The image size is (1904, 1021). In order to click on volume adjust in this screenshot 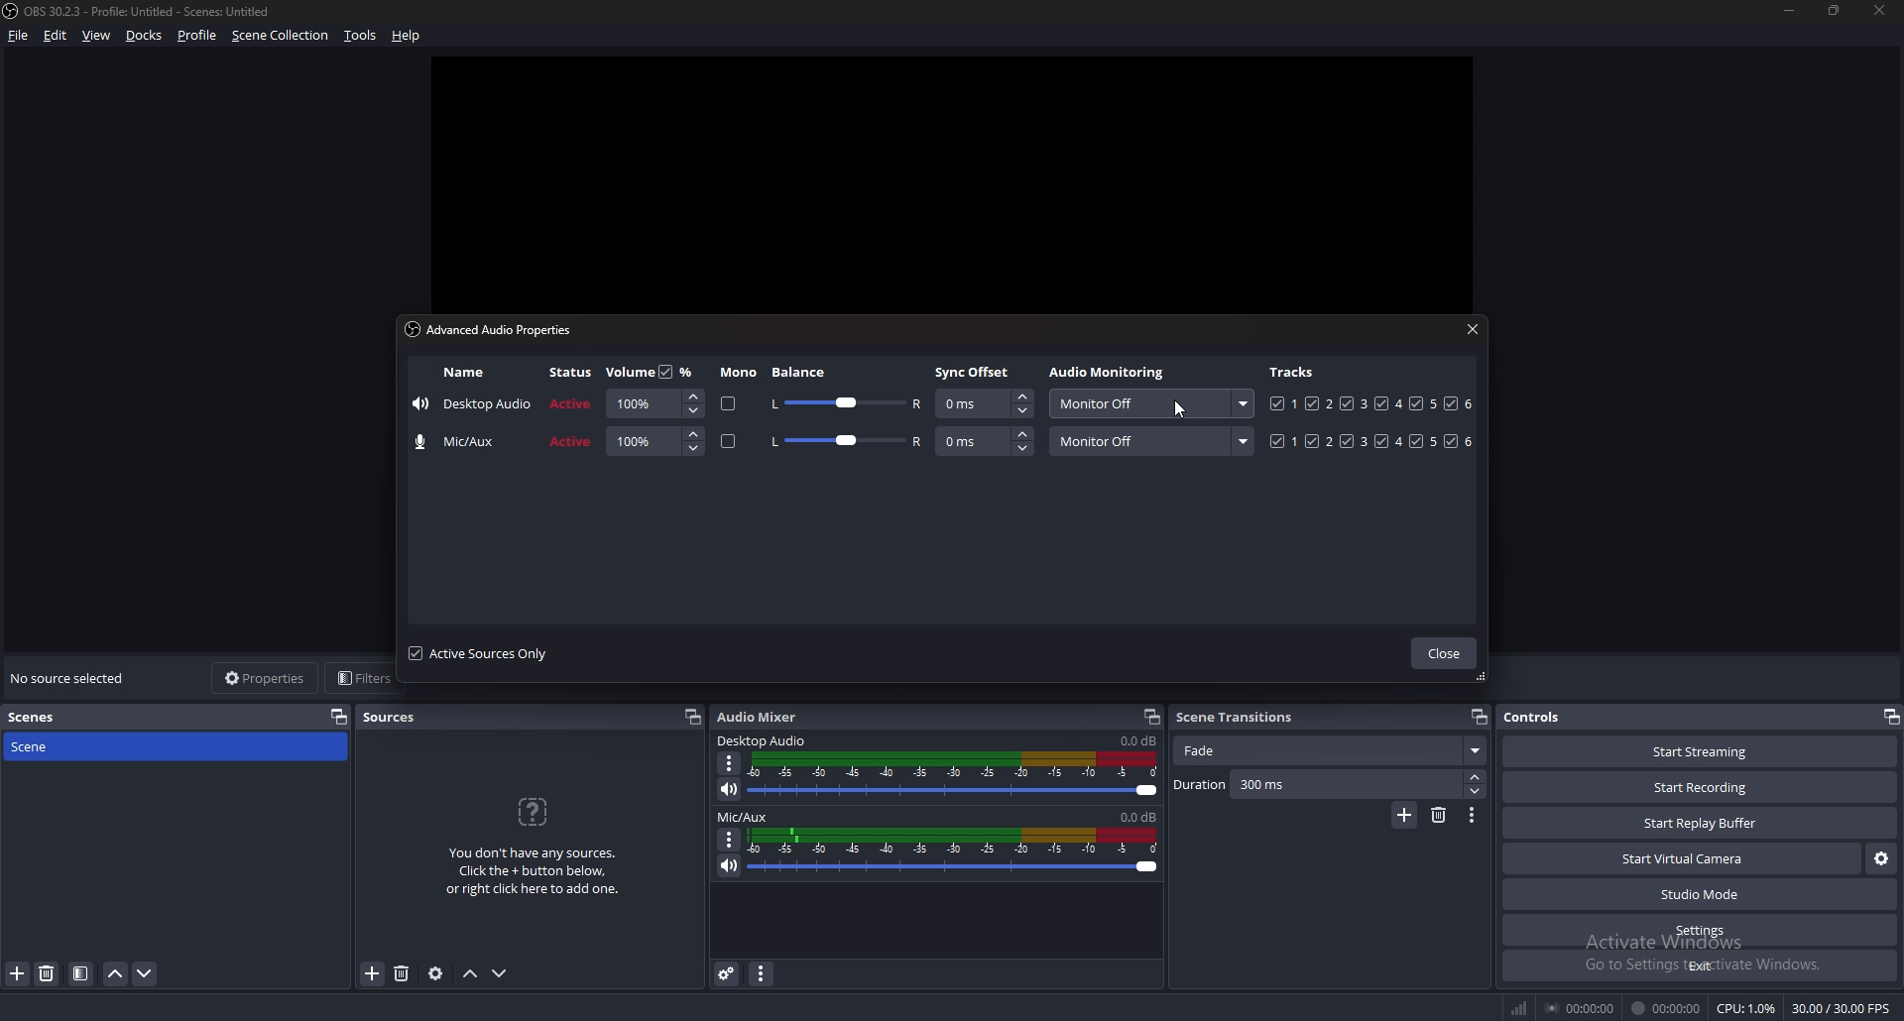, I will do `click(953, 776)`.